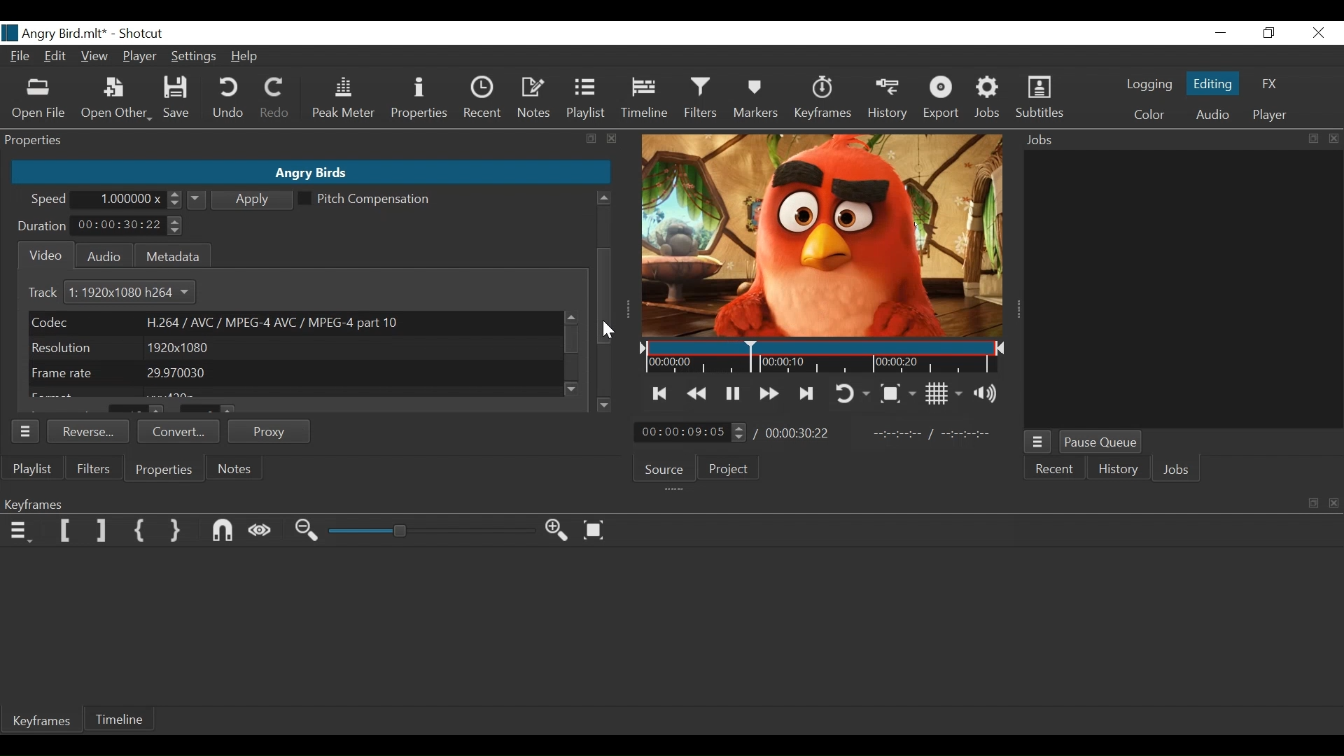 This screenshot has width=1344, height=756. Describe the element at coordinates (1316, 33) in the screenshot. I see `Close` at that location.